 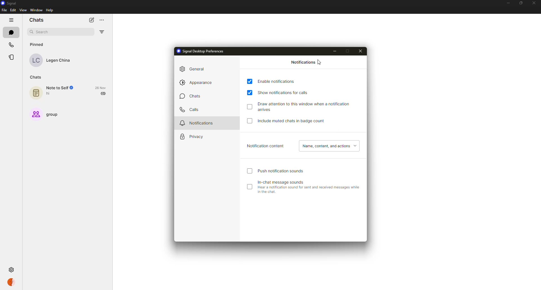 I want to click on general, so click(x=196, y=69).